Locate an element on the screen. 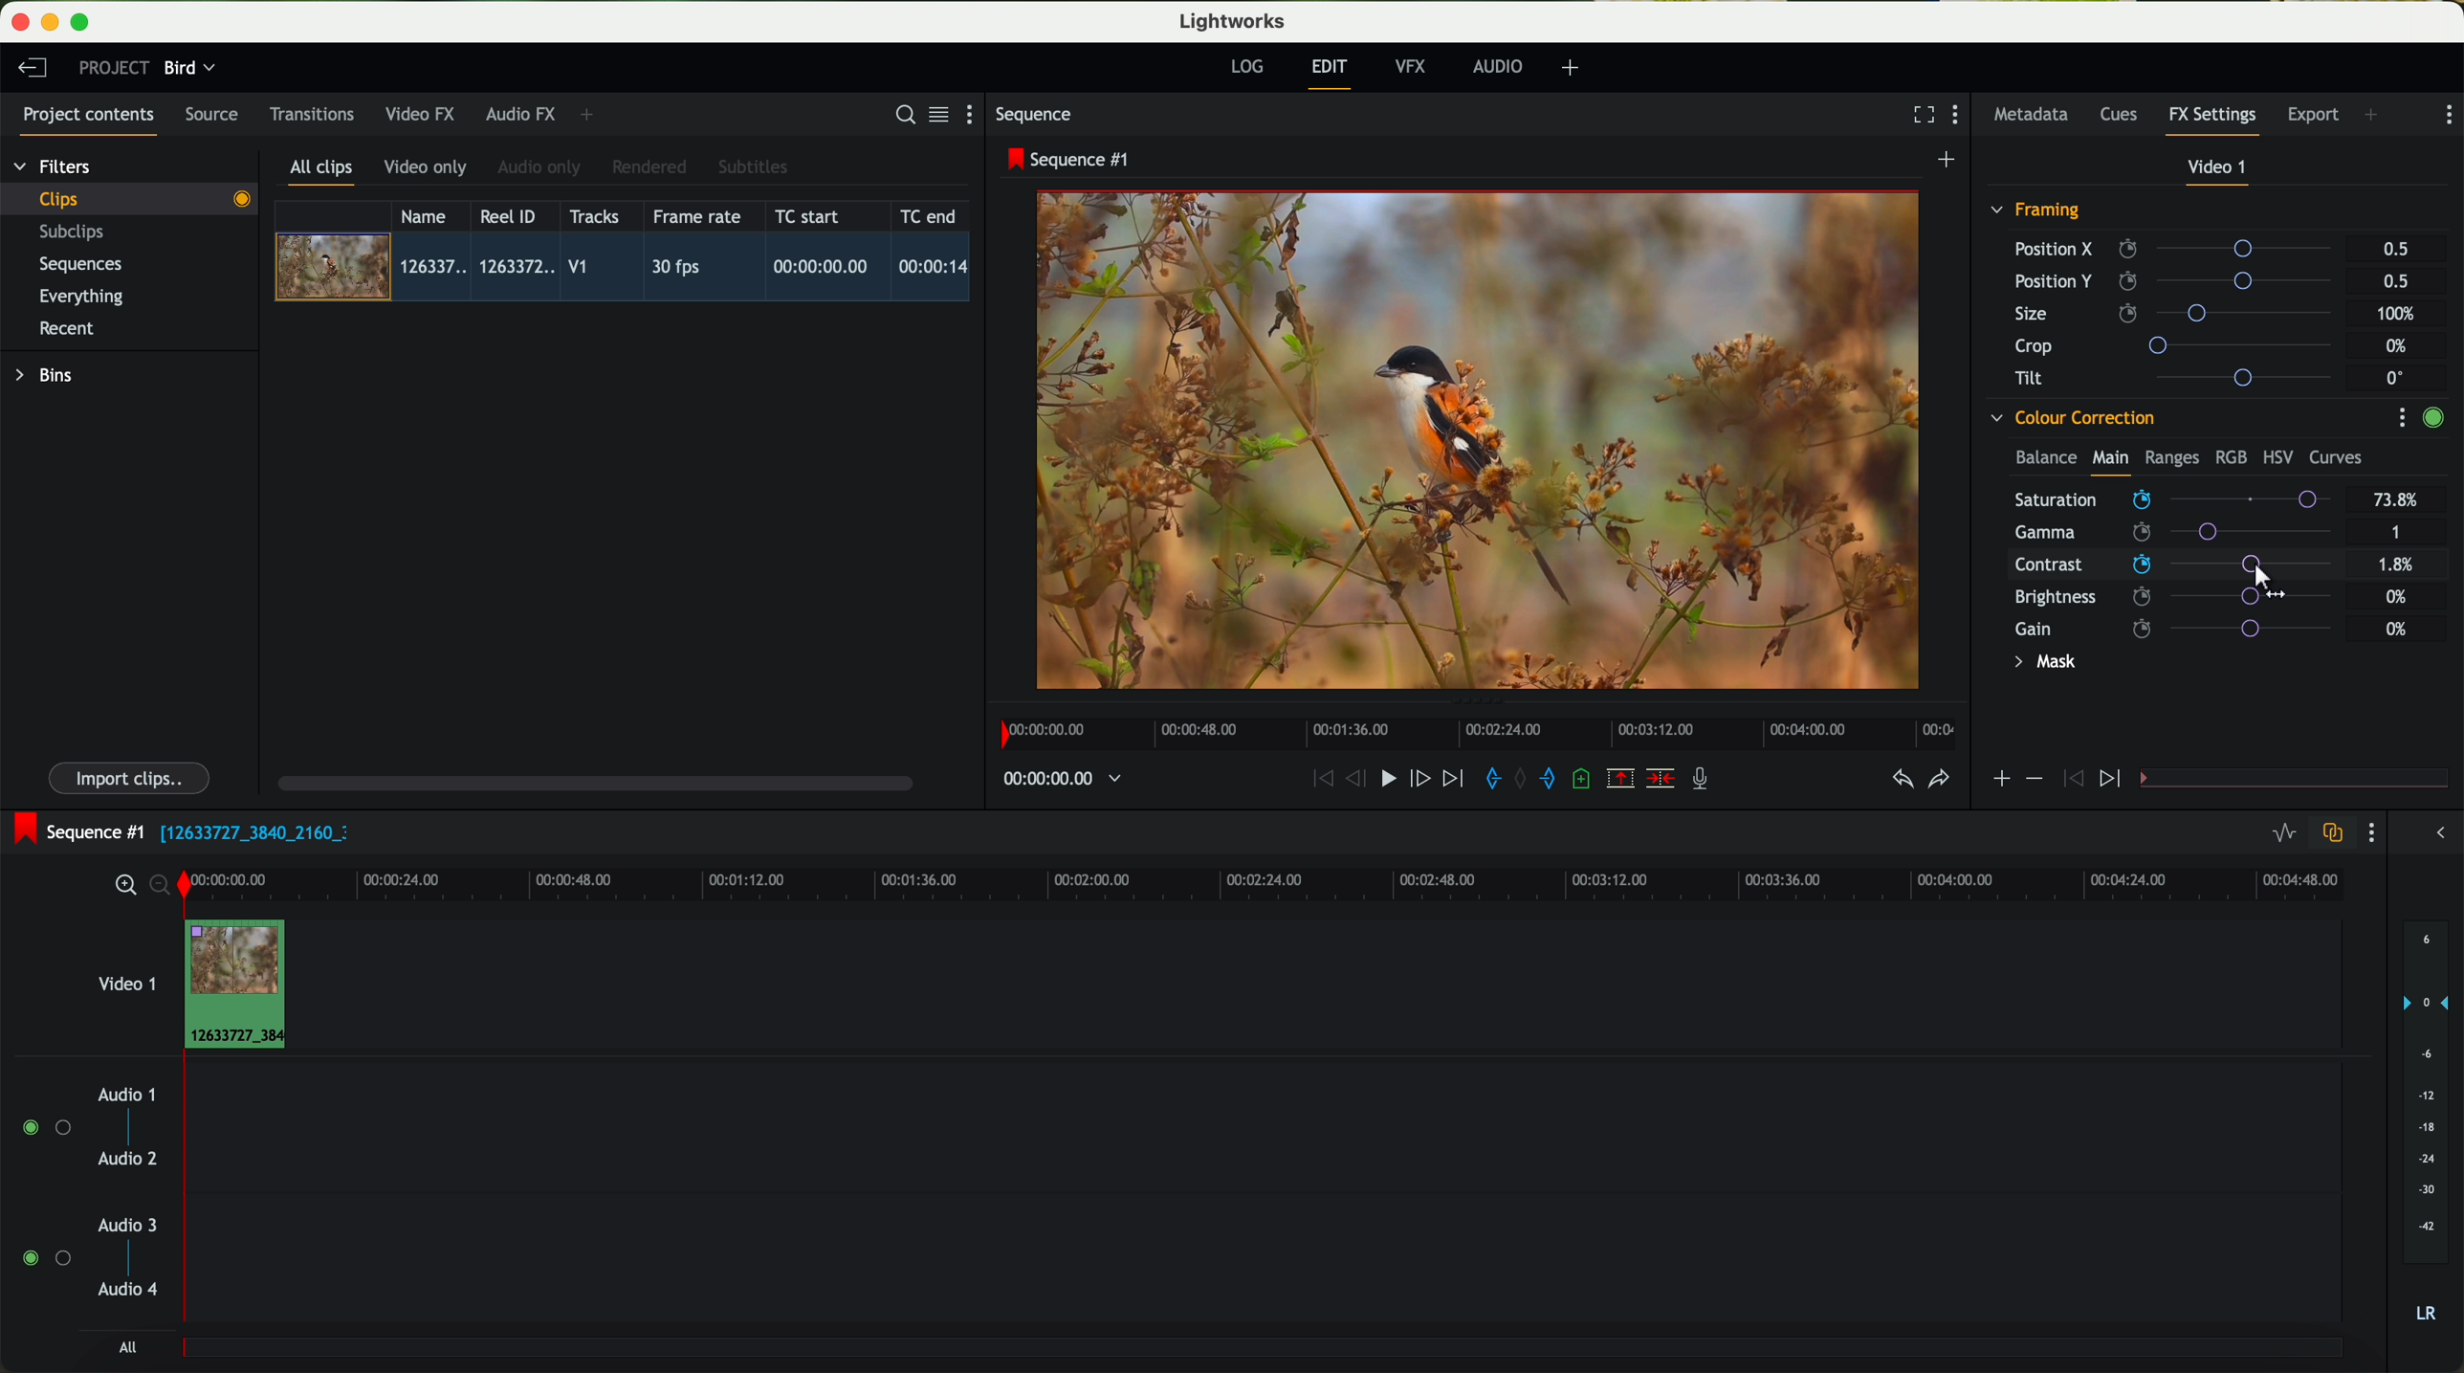  video 1 is located at coordinates (2219, 171).